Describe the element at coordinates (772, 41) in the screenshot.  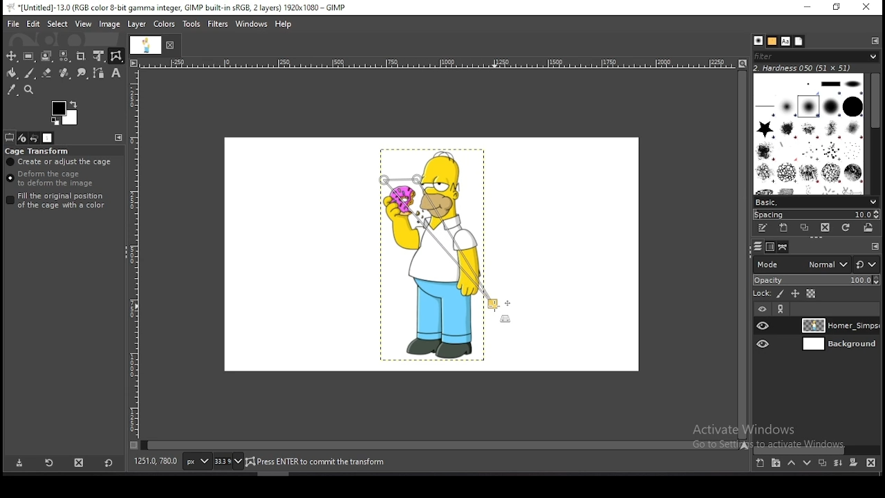
I see `patterns` at that location.